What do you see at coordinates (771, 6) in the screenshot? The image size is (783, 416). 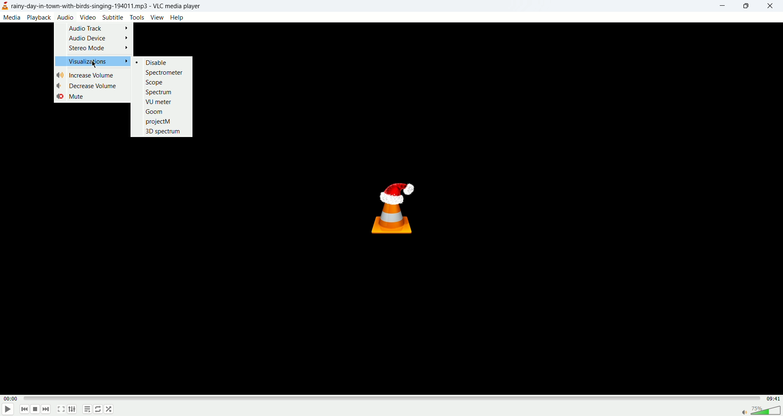 I see `close` at bounding box center [771, 6].